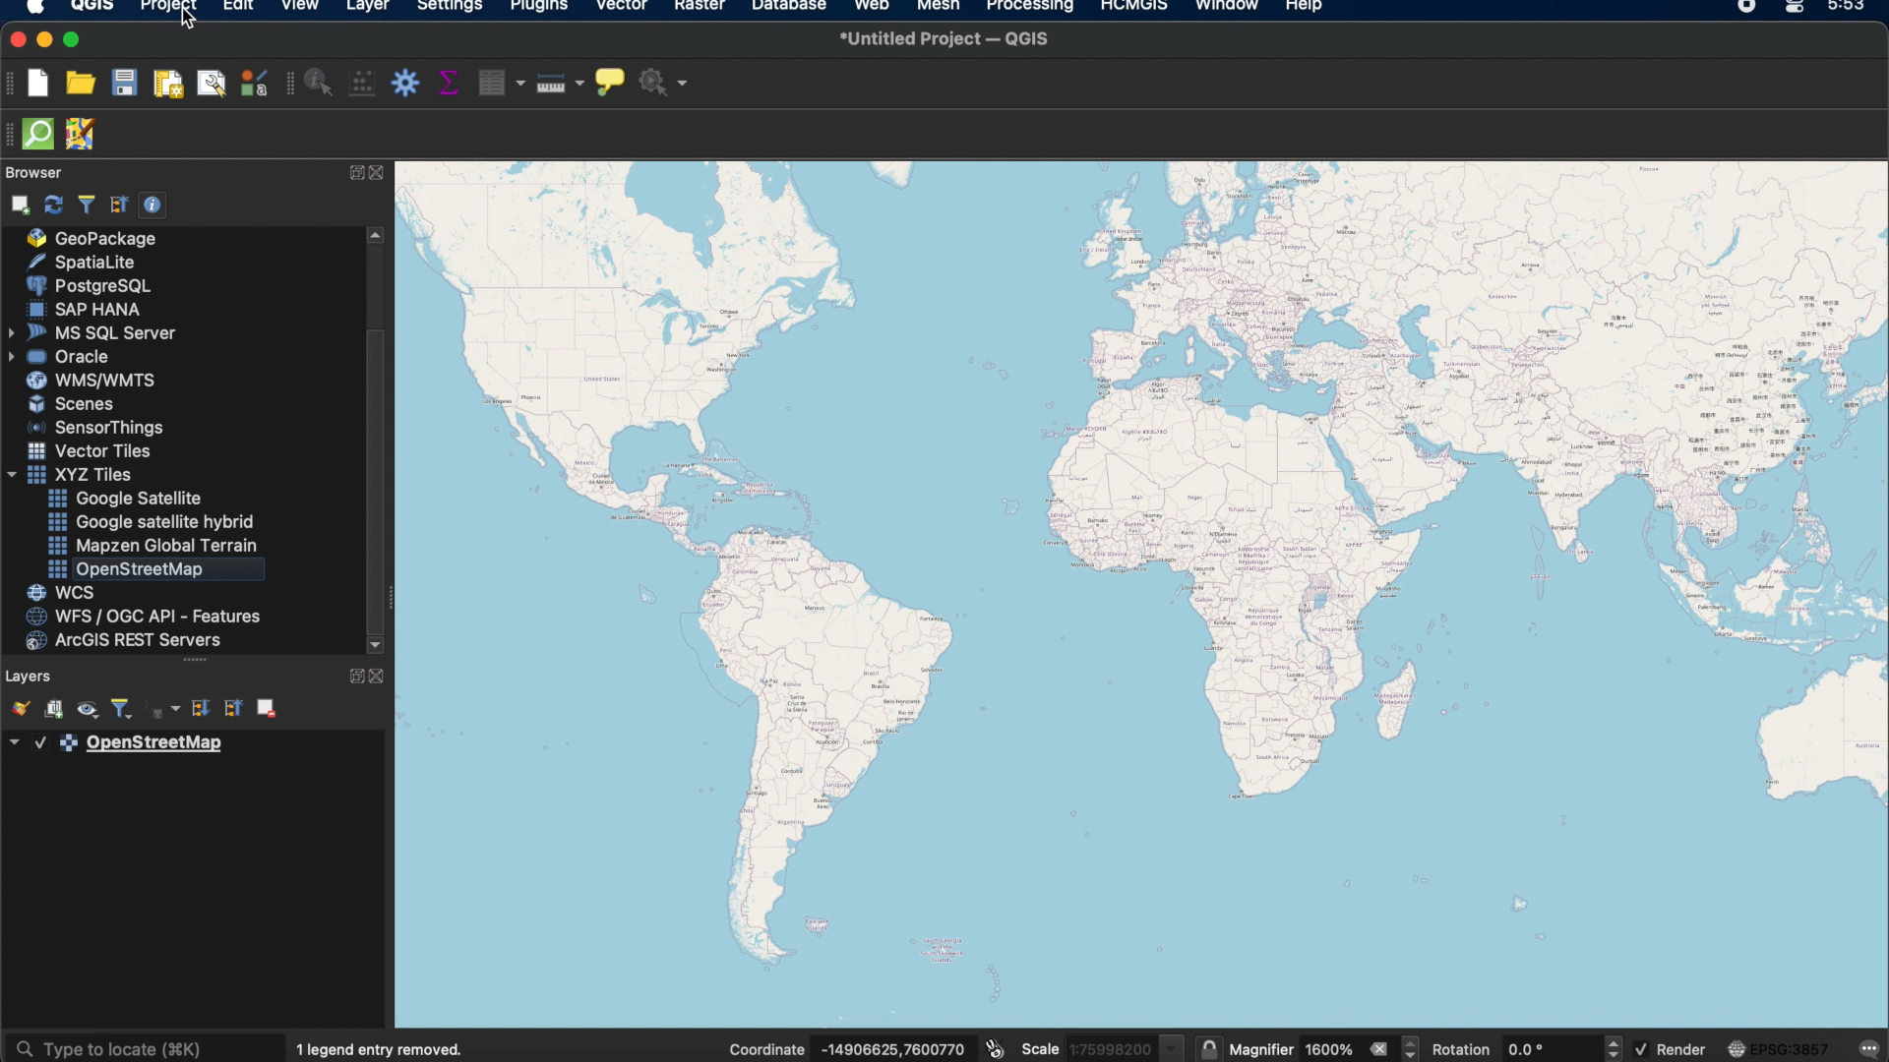 Image resolution: width=1889 pixels, height=1062 pixels. What do you see at coordinates (1673, 1049) in the screenshot?
I see `render` at bounding box center [1673, 1049].